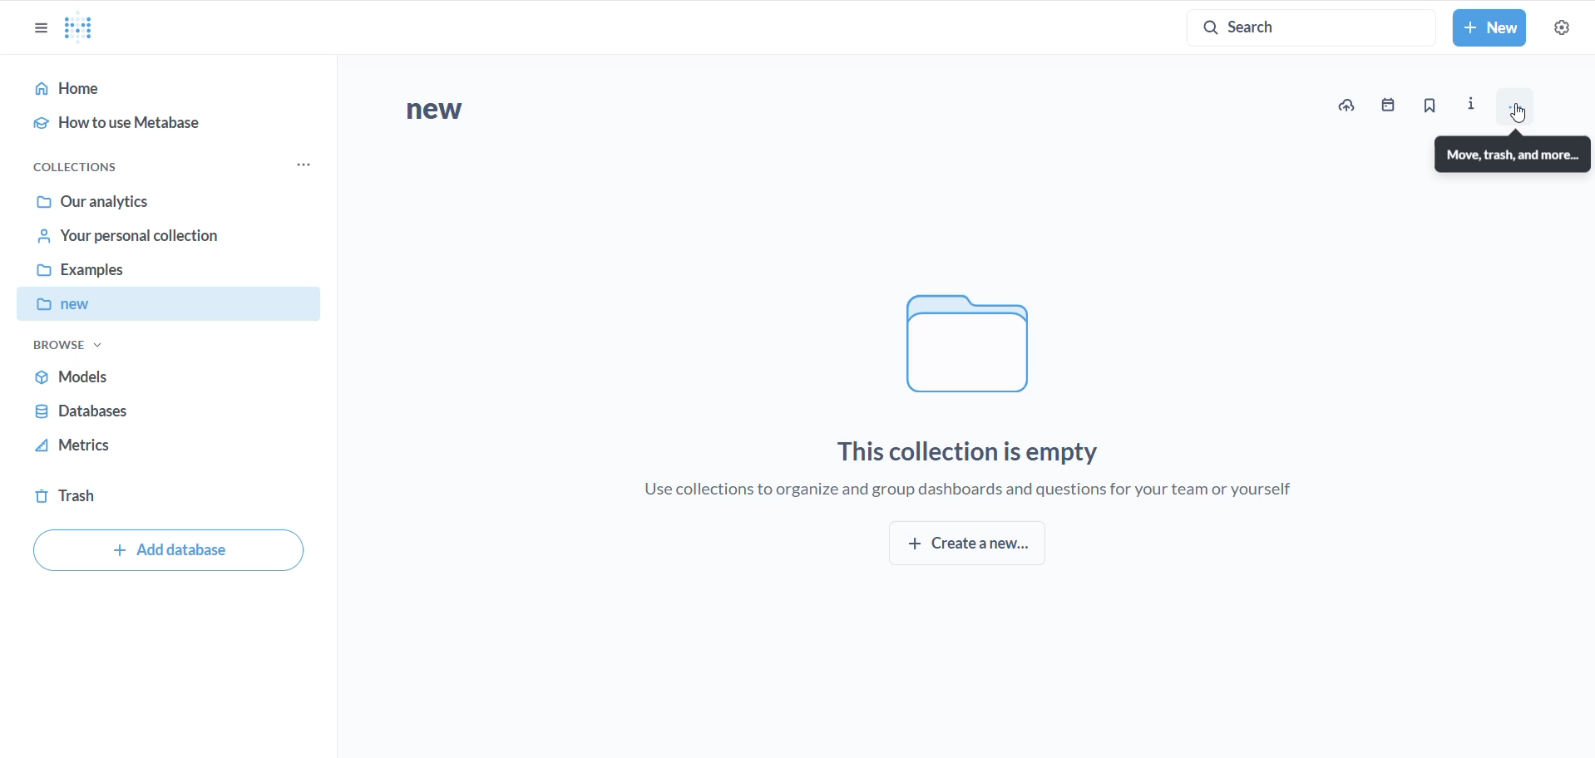 The image size is (1595, 758). Describe the element at coordinates (1432, 106) in the screenshot. I see `bookmark` at that location.